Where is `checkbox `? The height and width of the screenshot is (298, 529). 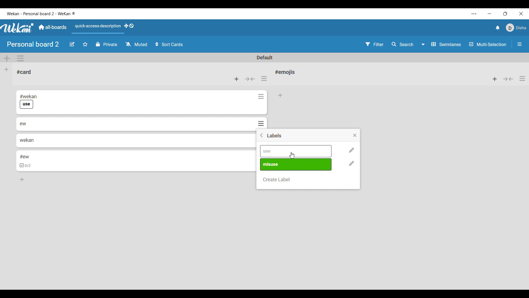
checkbox  is located at coordinates (26, 166).